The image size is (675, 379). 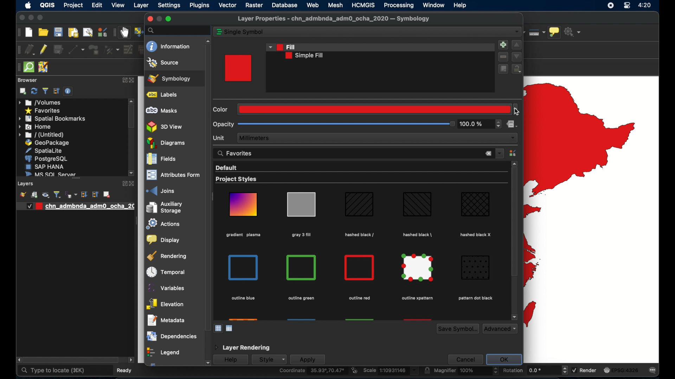 What do you see at coordinates (476, 234) in the screenshot?
I see `hashed black x` at bounding box center [476, 234].